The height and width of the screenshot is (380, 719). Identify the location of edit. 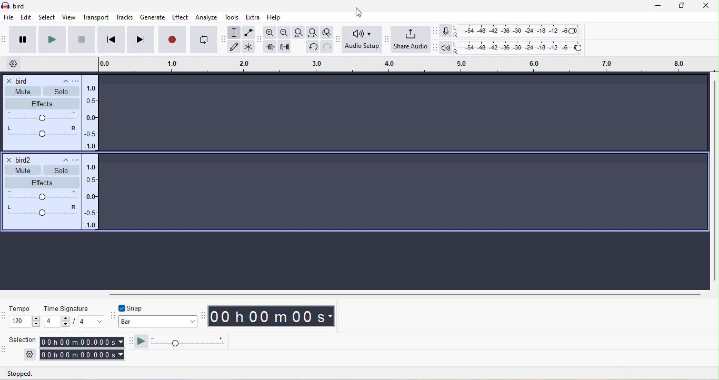
(27, 18).